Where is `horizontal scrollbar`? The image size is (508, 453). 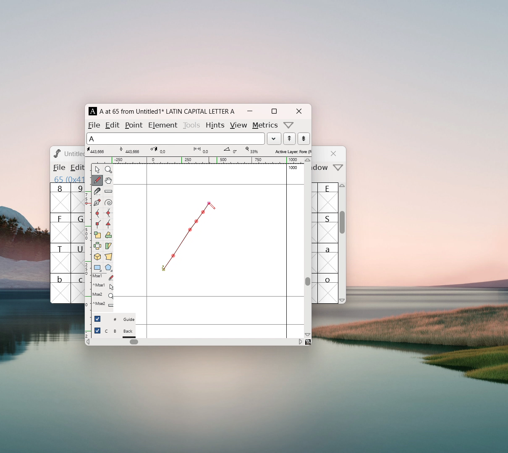 horizontal scrollbar is located at coordinates (134, 342).